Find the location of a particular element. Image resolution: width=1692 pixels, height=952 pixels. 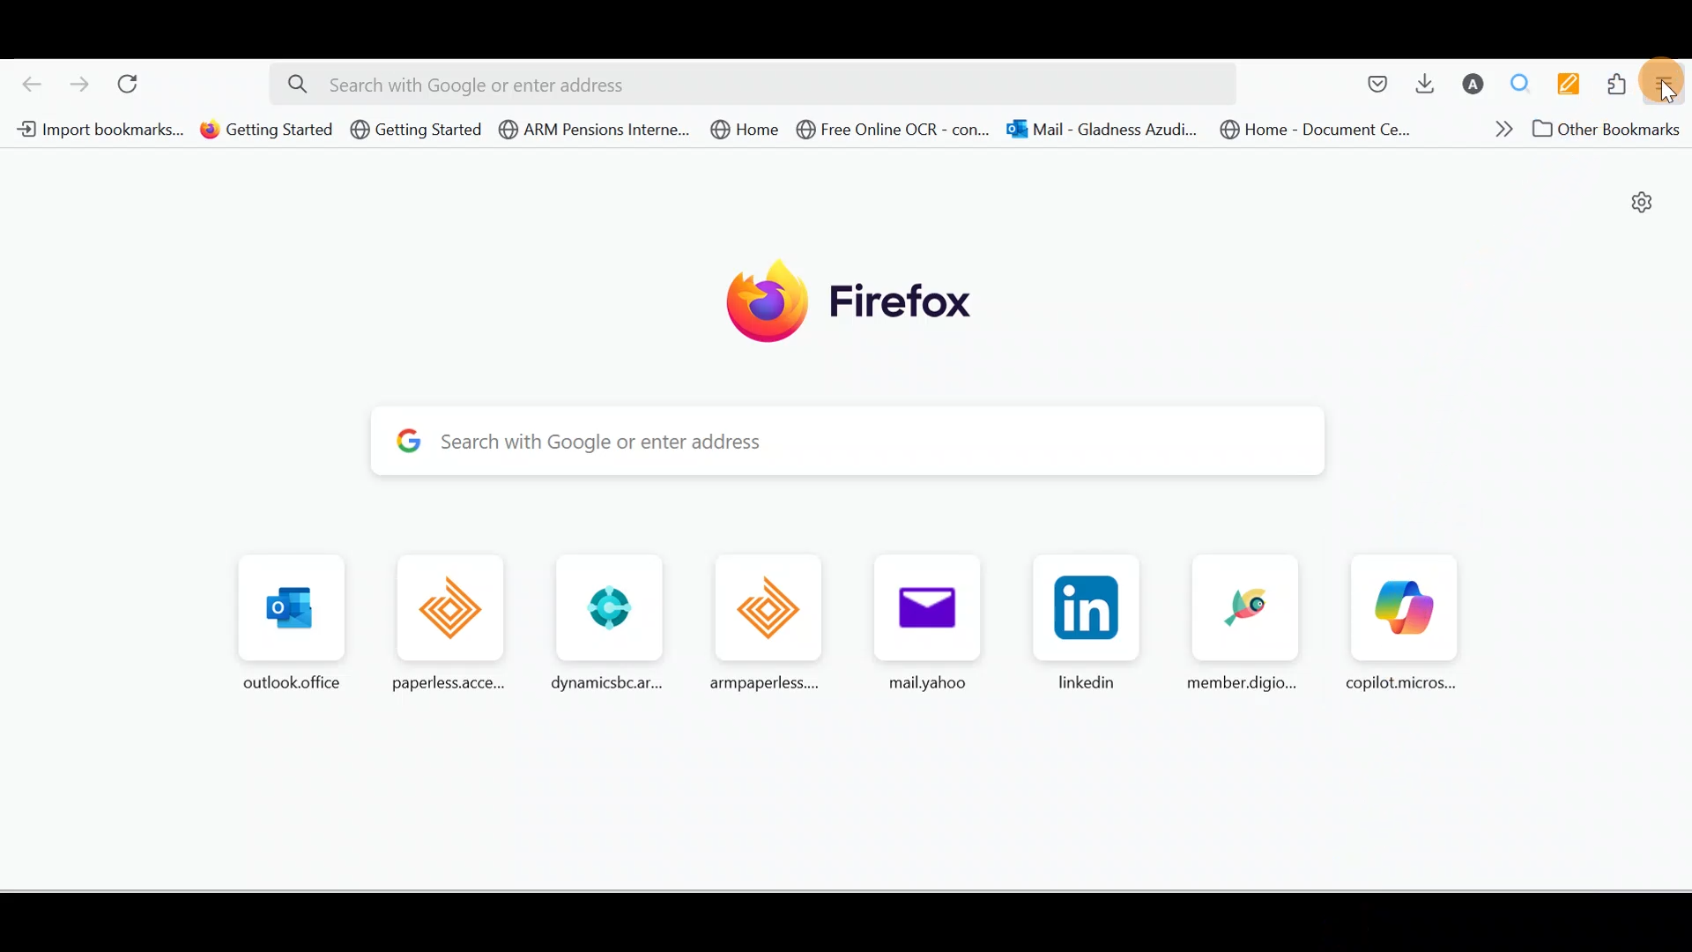

Getting Started is located at coordinates (418, 129).